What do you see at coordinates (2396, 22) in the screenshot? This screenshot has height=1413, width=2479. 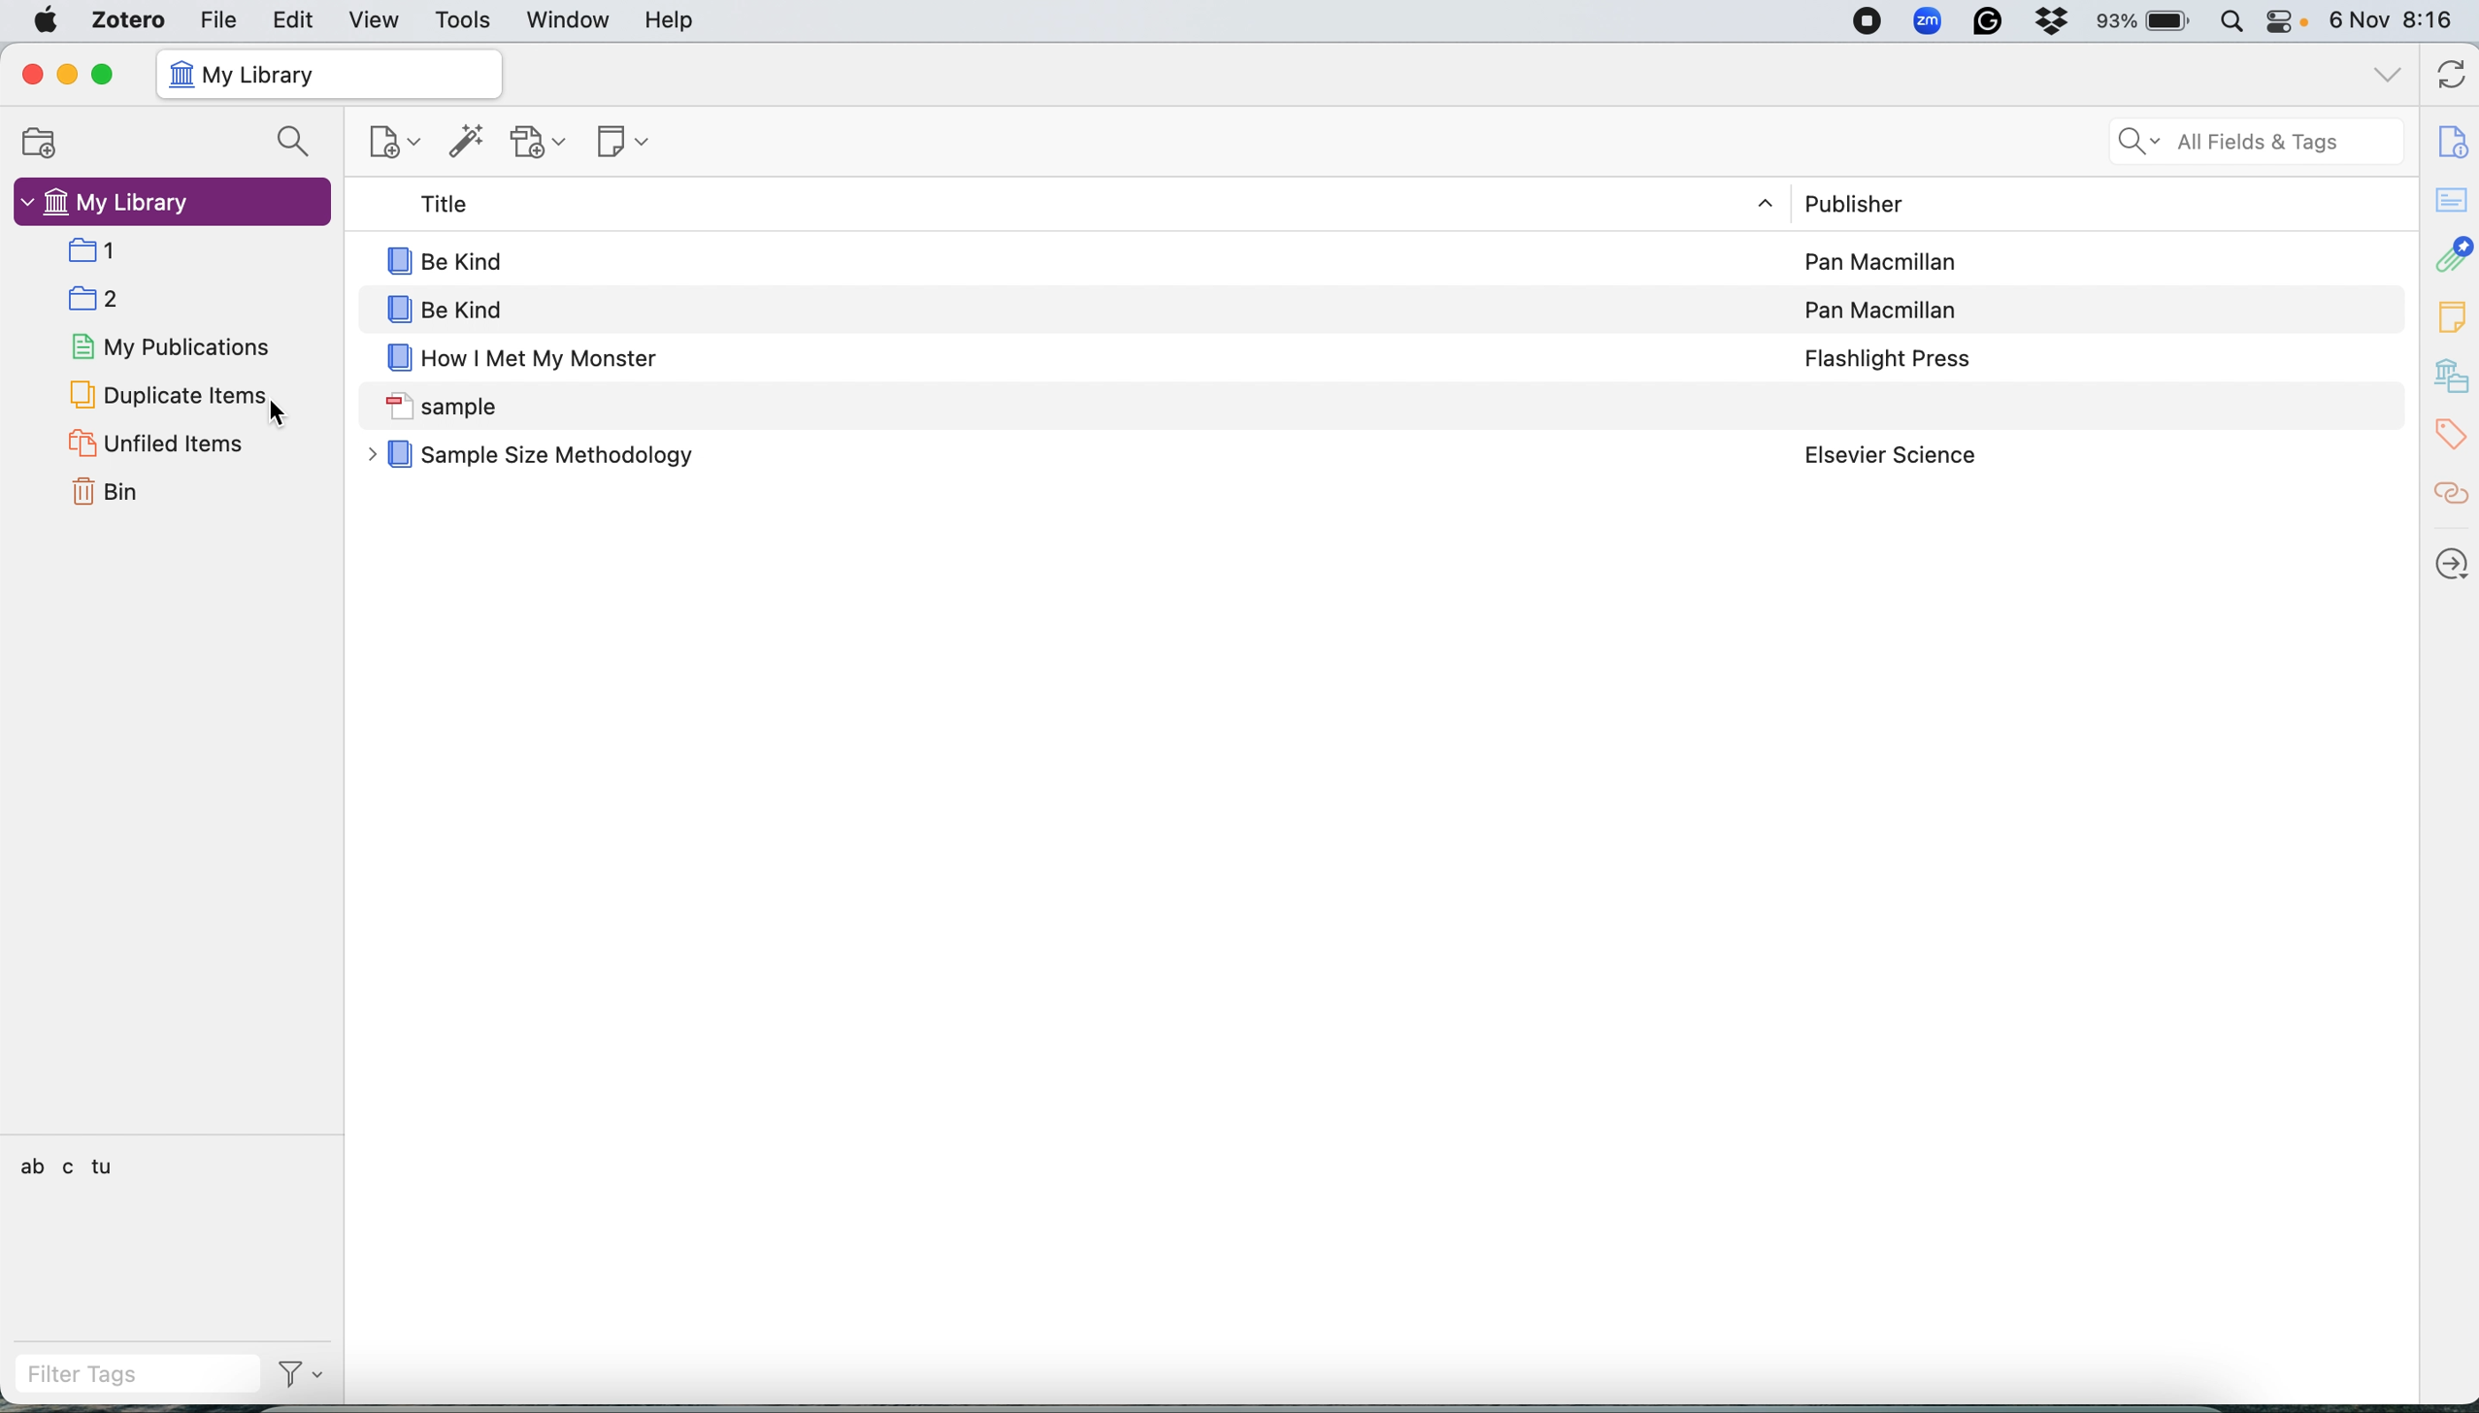 I see `6 Nov 8:16` at bounding box center [2396, 22].